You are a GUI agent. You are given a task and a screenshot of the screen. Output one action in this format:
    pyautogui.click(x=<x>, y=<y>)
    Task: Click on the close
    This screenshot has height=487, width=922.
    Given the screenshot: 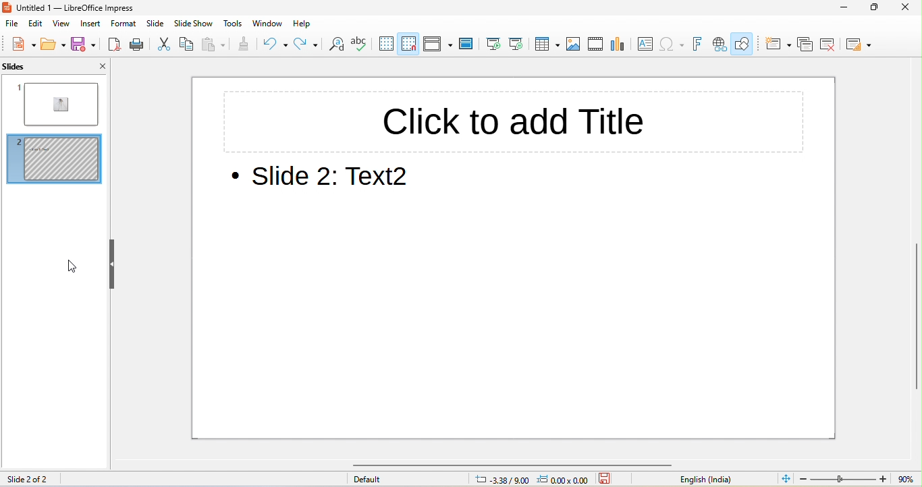 What is the action you would take?
    pyautogui.click(x=904, y=8)
    